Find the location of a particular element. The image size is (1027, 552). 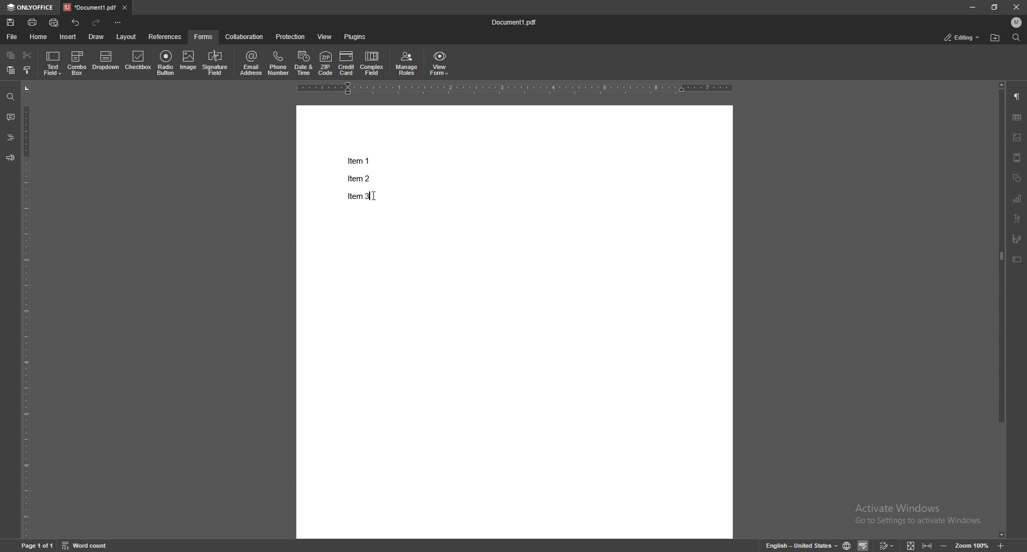

resize is located at coordinates (994, 7).